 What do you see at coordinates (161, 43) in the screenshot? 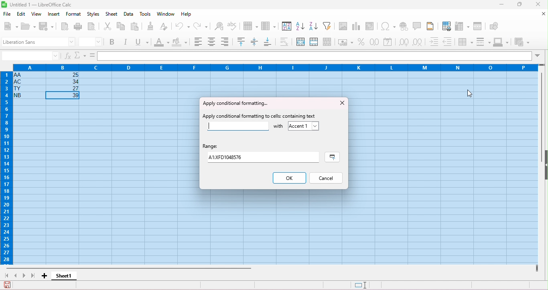
I see `font color` at bounding box center [161, 43].